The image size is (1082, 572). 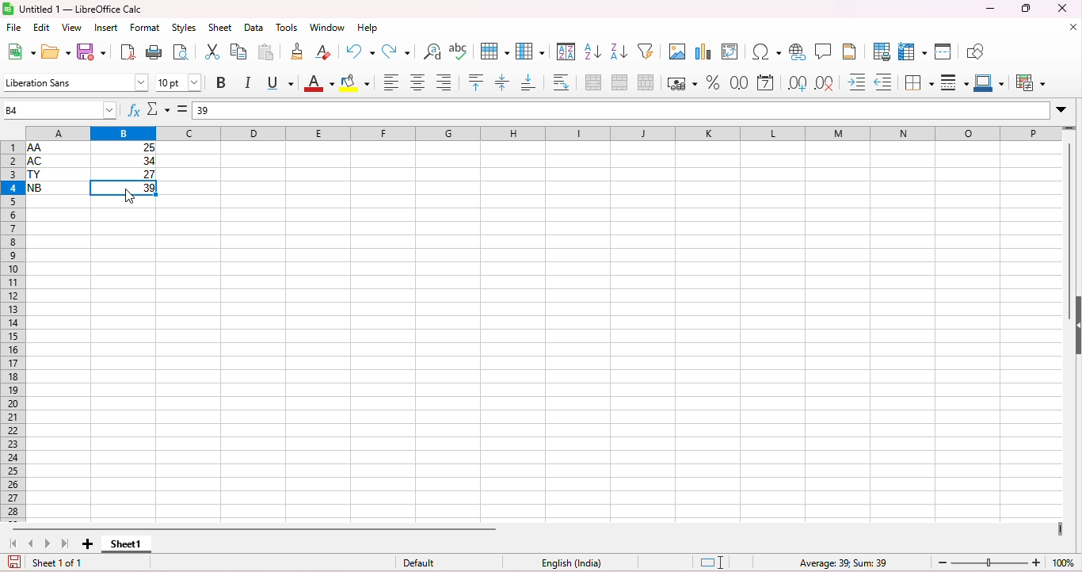 What do you see at coordinates (14, 562) in the screenshot?
I see `save` at bounding box center [14, 562].